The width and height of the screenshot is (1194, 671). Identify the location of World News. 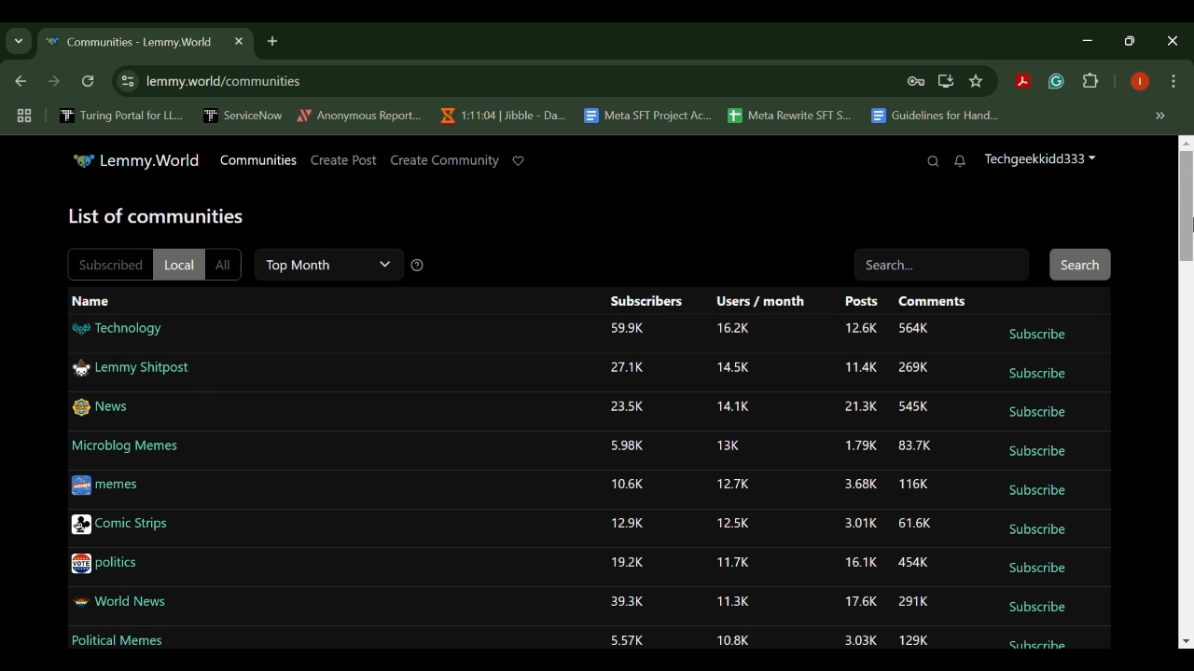
(121, 605).